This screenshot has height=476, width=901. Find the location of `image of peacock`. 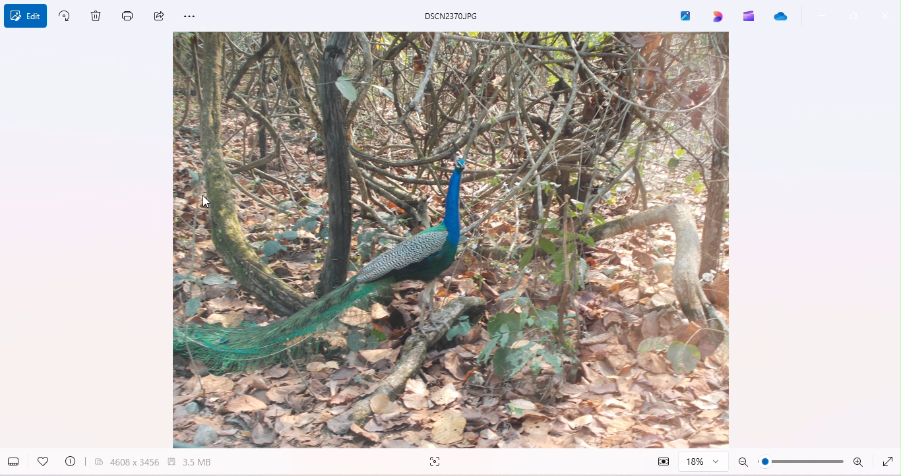

image of peacock is located at coordinates (453, 240).